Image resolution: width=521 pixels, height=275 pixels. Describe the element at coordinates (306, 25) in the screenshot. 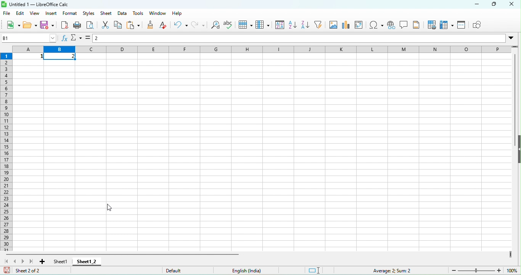

I see `sort descending` at that location.